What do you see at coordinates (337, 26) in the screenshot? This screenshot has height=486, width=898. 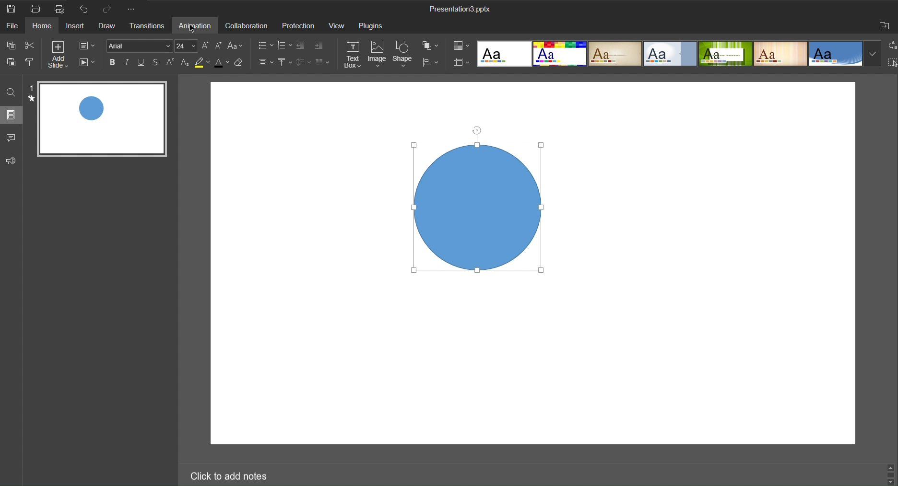 I see `View` at bounding box center [337, 26].